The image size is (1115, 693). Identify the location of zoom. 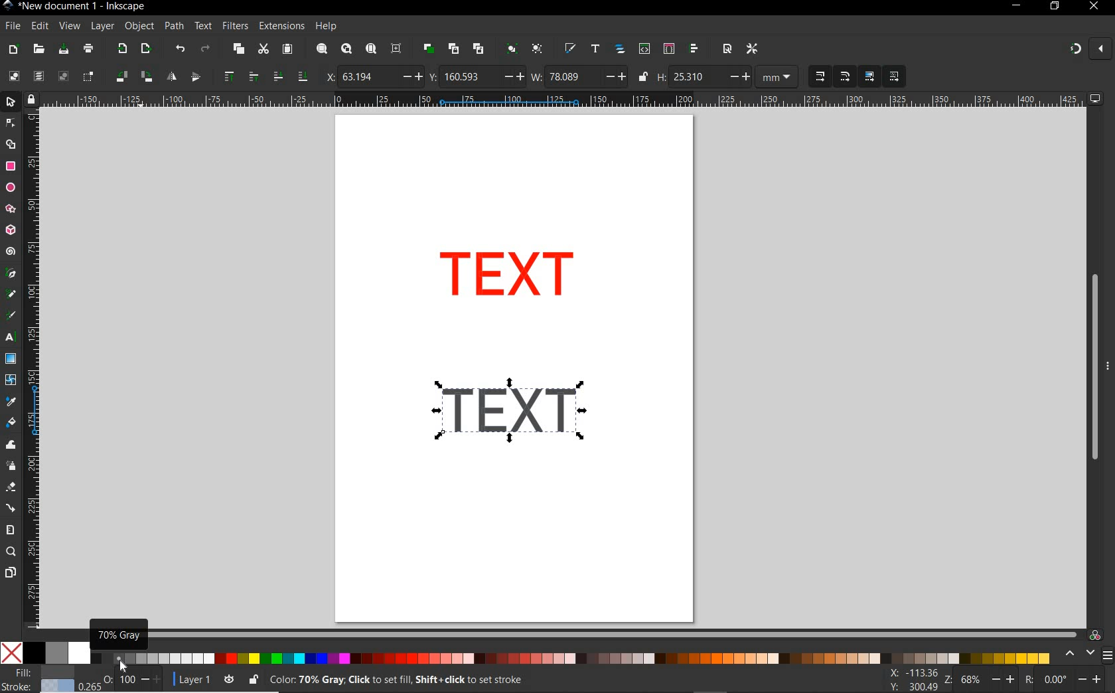
(977, 680).